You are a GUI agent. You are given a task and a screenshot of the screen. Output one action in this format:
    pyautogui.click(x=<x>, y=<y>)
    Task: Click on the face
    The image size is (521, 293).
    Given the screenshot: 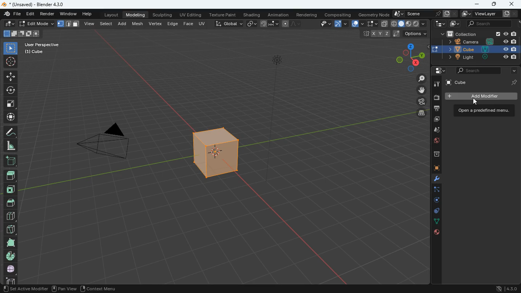 What is the action you would take?
    pyautogui.click(x=188, y=23)
    